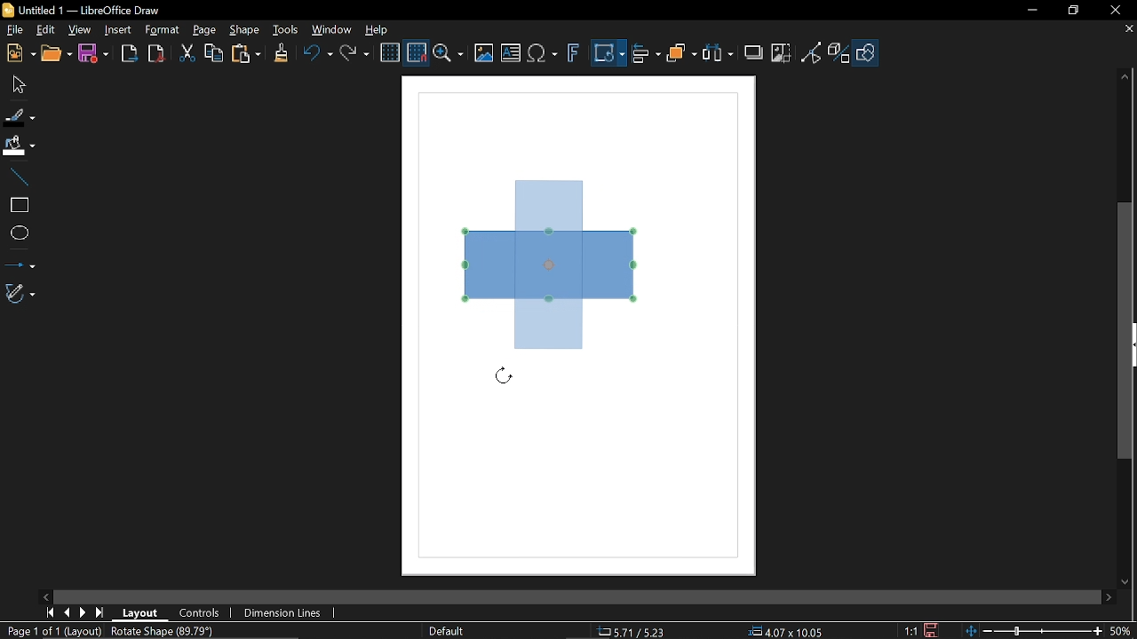 The width and height of the screenshot is (1137, 639). Describe the element at coordinates (647, 56) in the screenshot. I see `Align` at that location.